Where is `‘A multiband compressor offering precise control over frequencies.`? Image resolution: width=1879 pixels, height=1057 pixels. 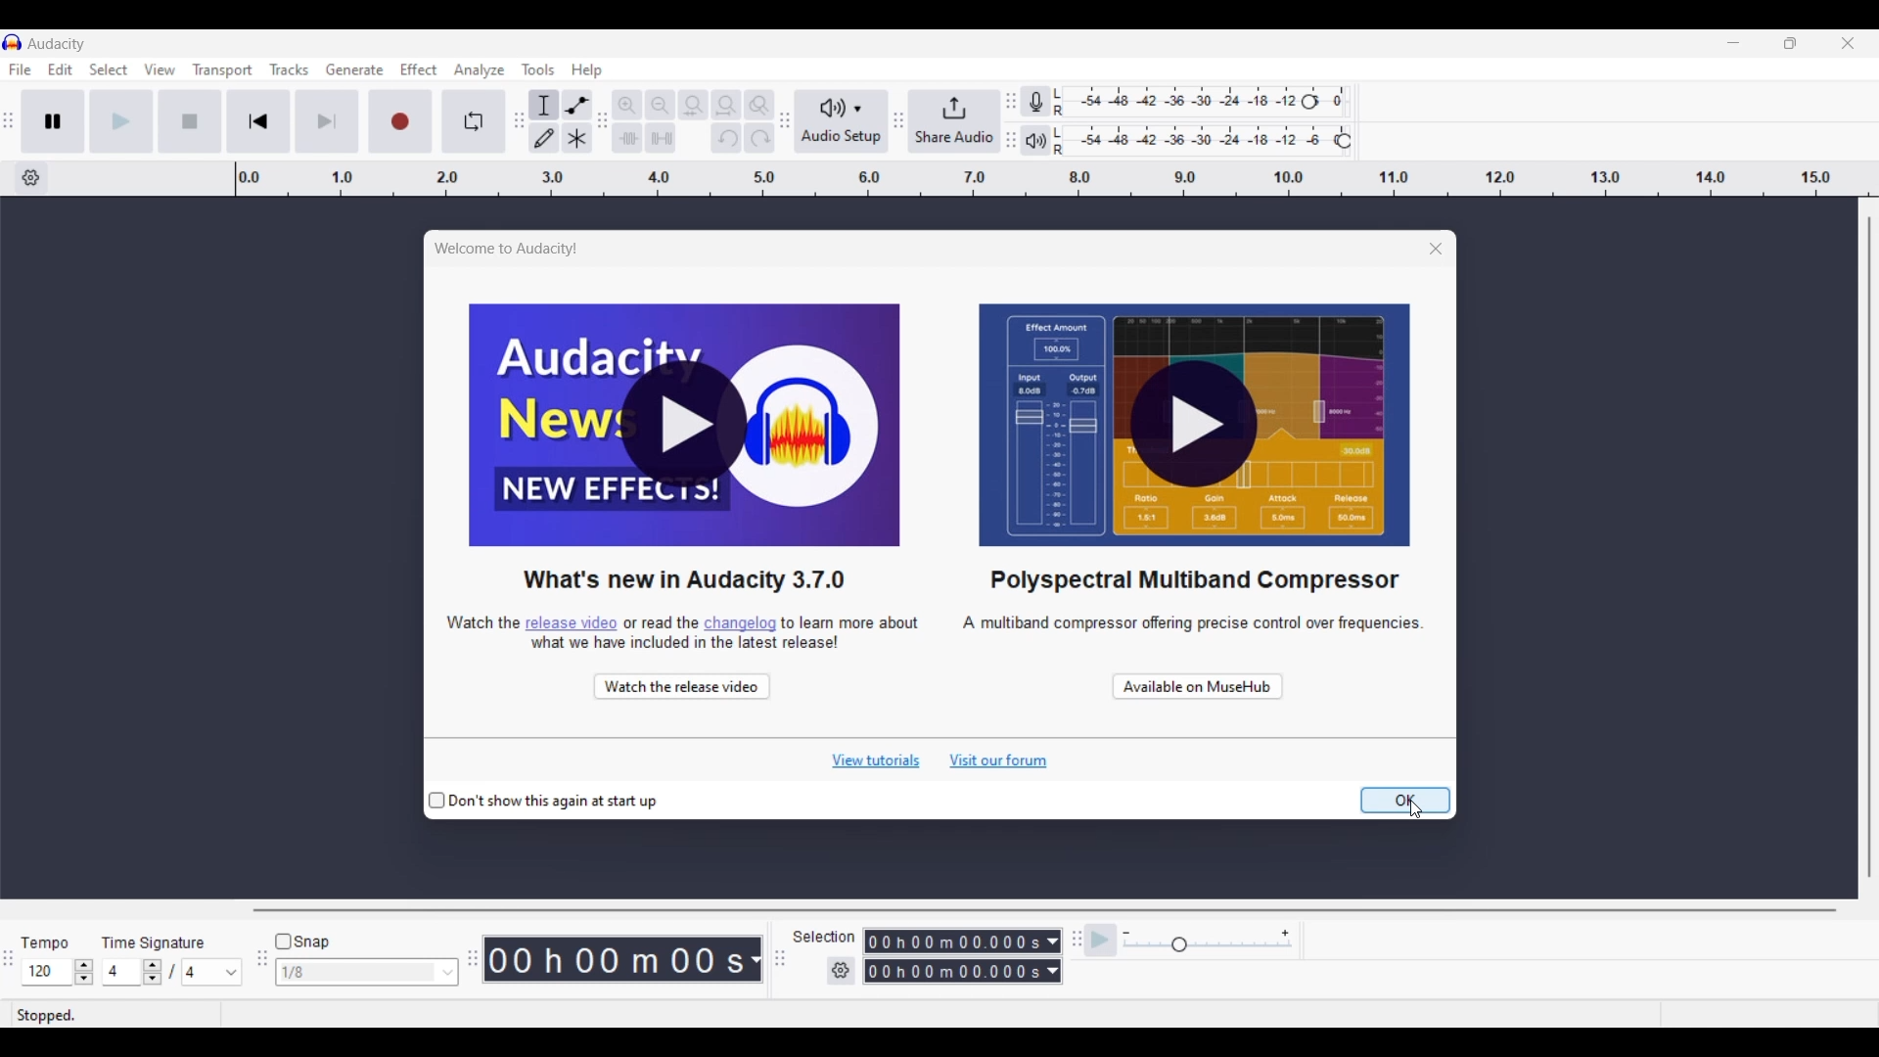
‘A multiband compressor offering precise control over frequencies. is located at coordinates (1176, 633).